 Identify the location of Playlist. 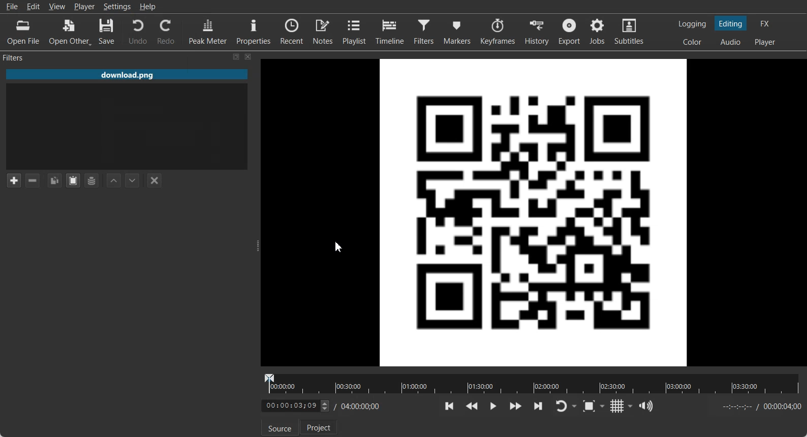
(355, 31).